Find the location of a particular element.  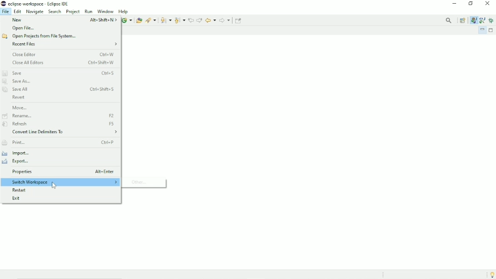

New is located at coordinates (63, 20).